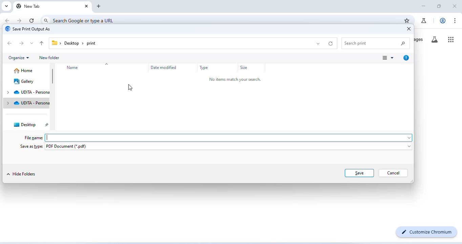 The height and width of the screenshot is (244, 462). What do you see at coordinates (87, 6) in the screenshot?
I see `close tab` at bounding box center [87, 6].